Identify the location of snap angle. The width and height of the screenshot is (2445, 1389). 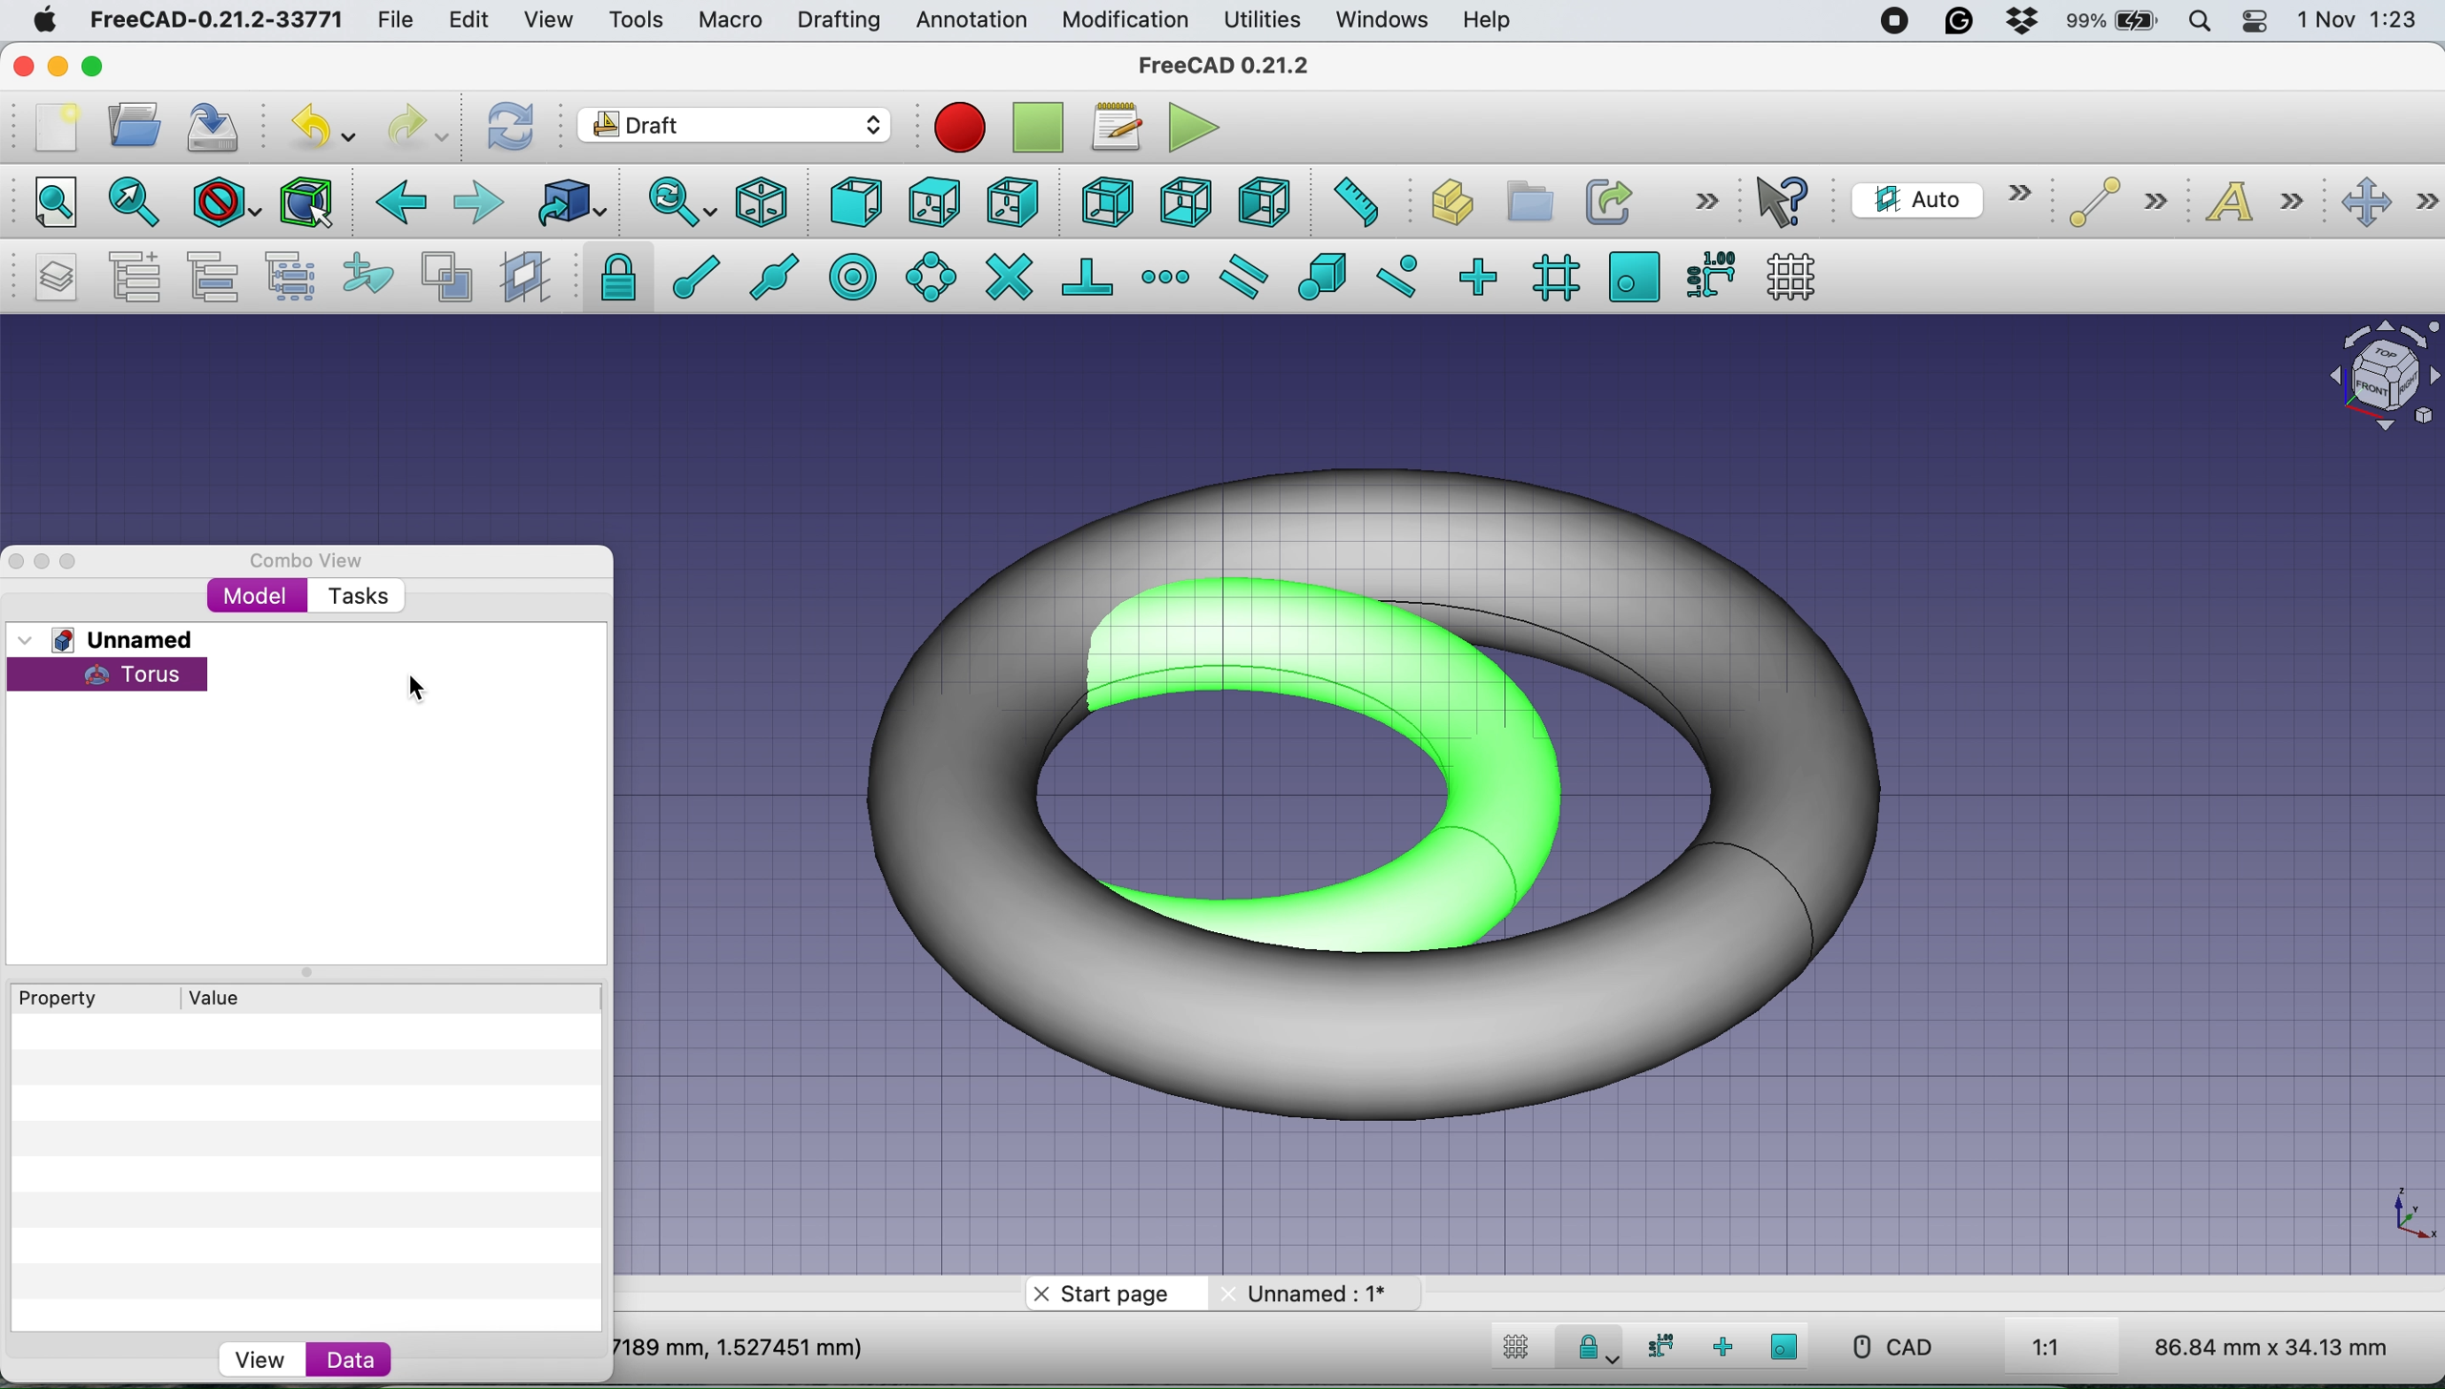
(931, 276).